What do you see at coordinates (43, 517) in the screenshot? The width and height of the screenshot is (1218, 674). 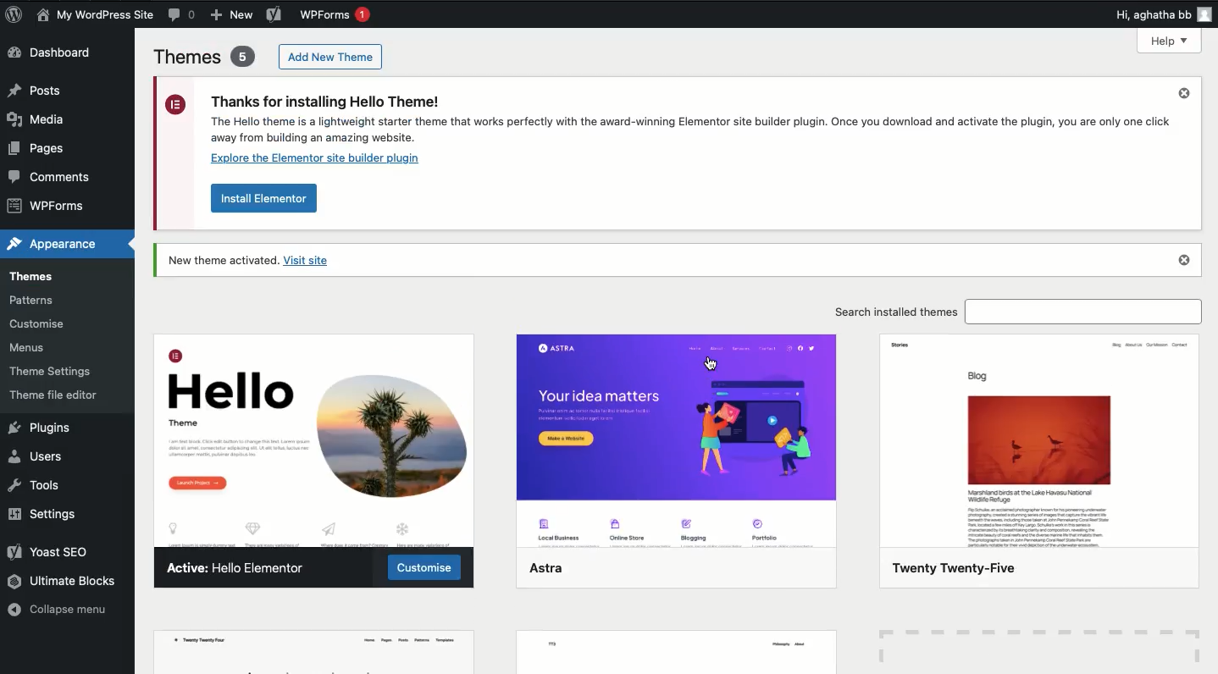 I see `Settings` at bounding box center [43, 517].